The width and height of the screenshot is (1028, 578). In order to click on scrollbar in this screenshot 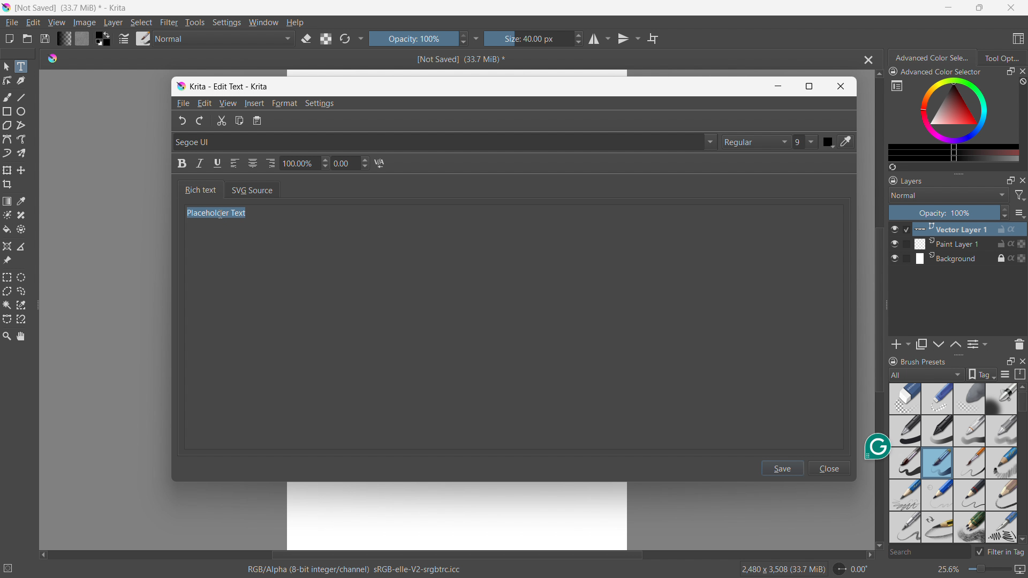, I will do `click(1022, 448)`.